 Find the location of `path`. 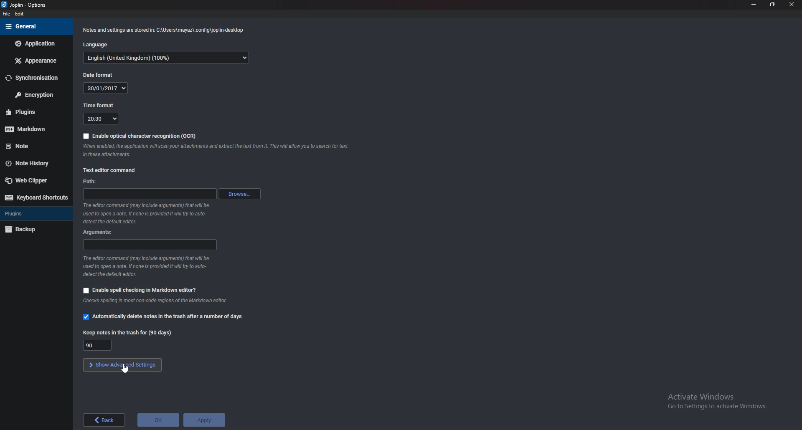

path is located at coordinates (148, 194).